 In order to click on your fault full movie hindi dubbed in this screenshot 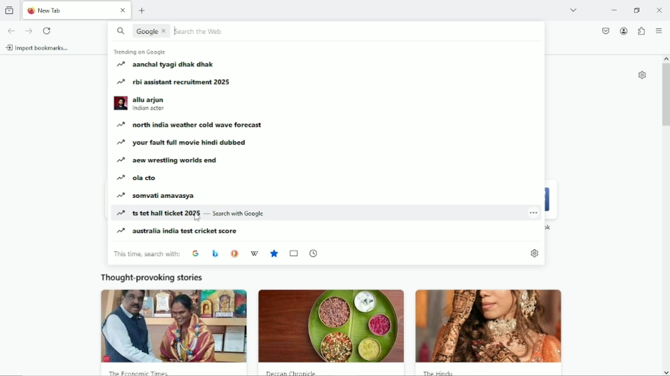, I will do `click(183, 143)`.